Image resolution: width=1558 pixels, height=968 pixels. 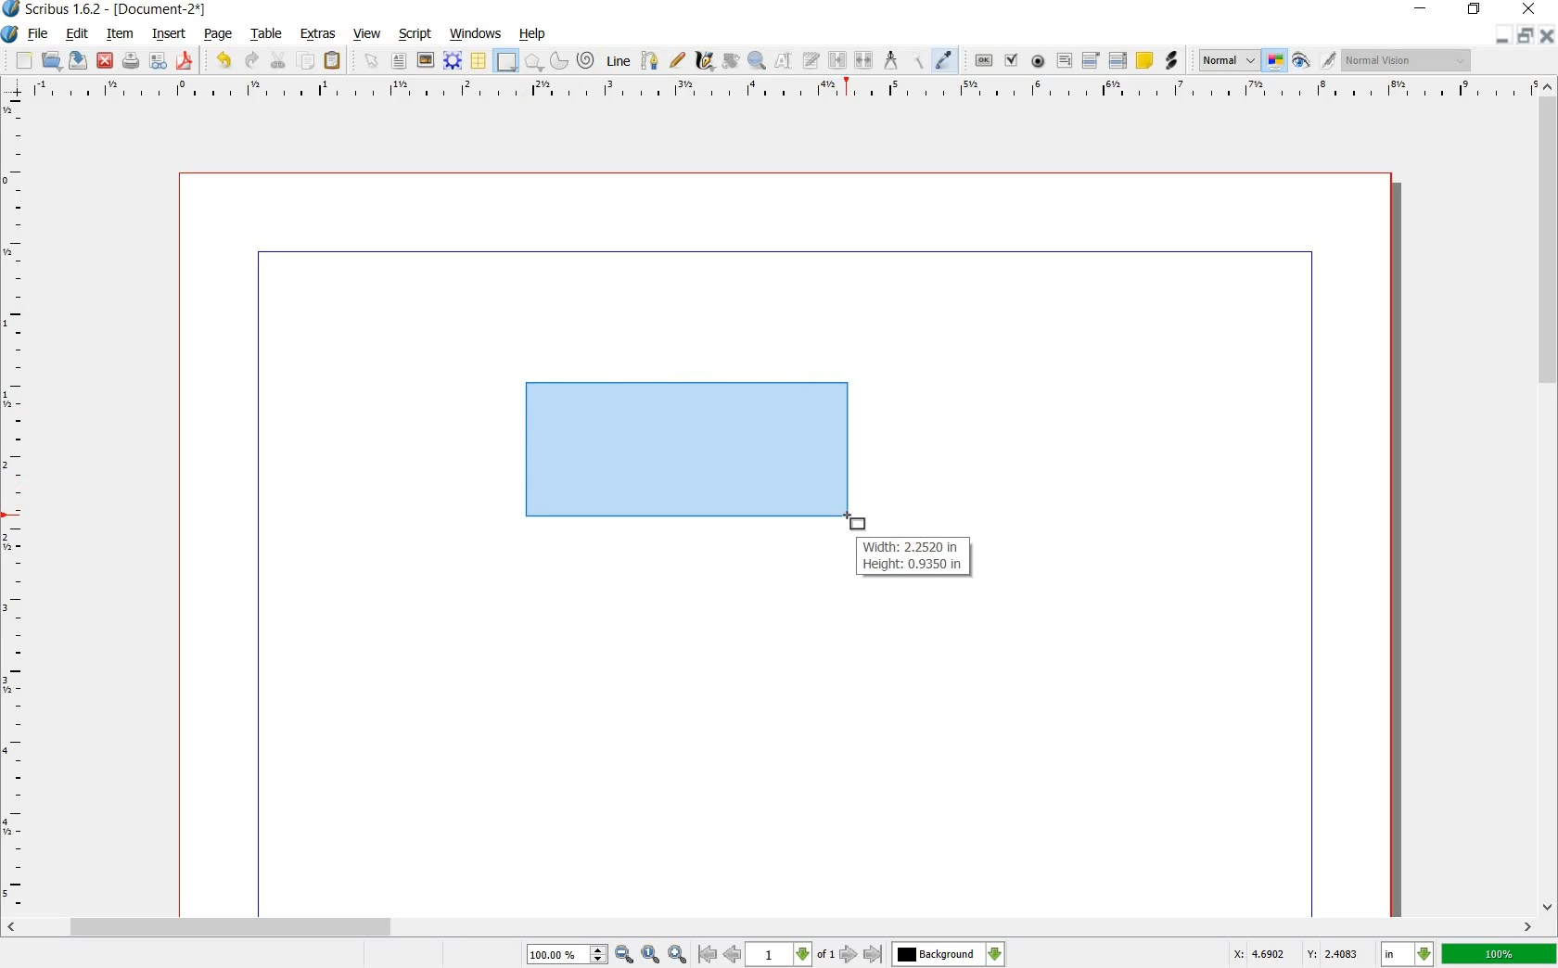 I want to click on CUT, so click(x=279, y=60).